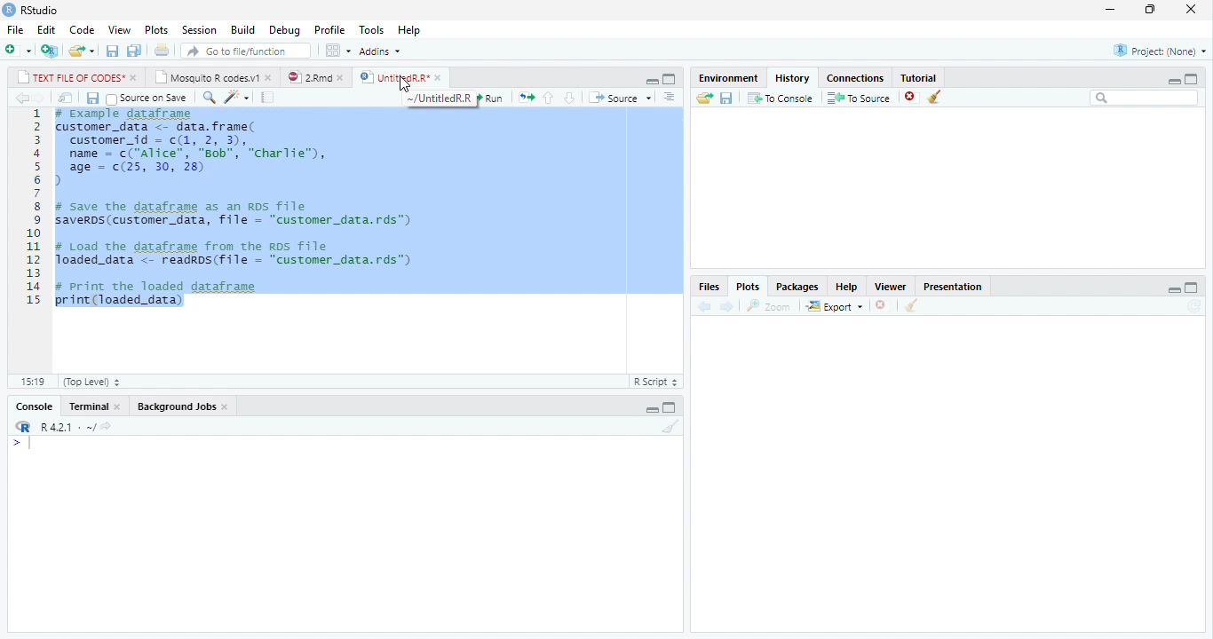  What do you see at coordinates (8, 10) in the screenshot?
I see `logo` at bounding box center [8, 10].